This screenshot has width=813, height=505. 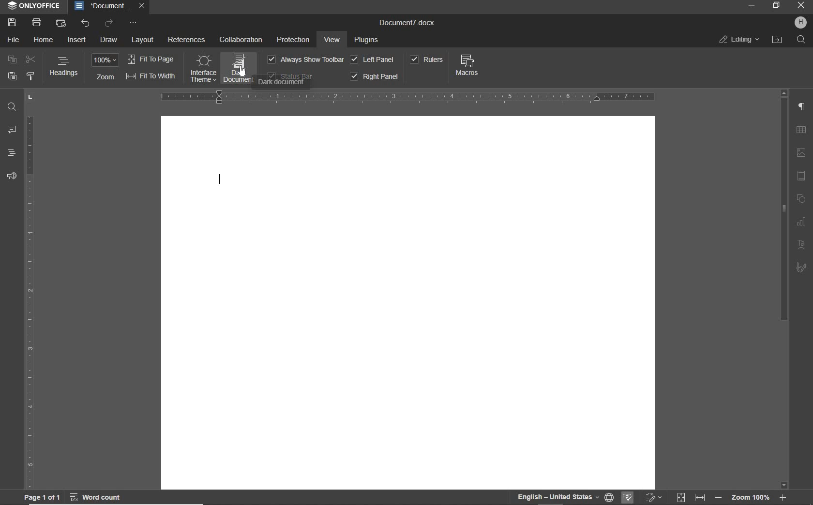 What do you see at coordinates (778, 41) in the screenshot?
I see `OPEN FILE LOCATION` at bounding box center [778, 41].